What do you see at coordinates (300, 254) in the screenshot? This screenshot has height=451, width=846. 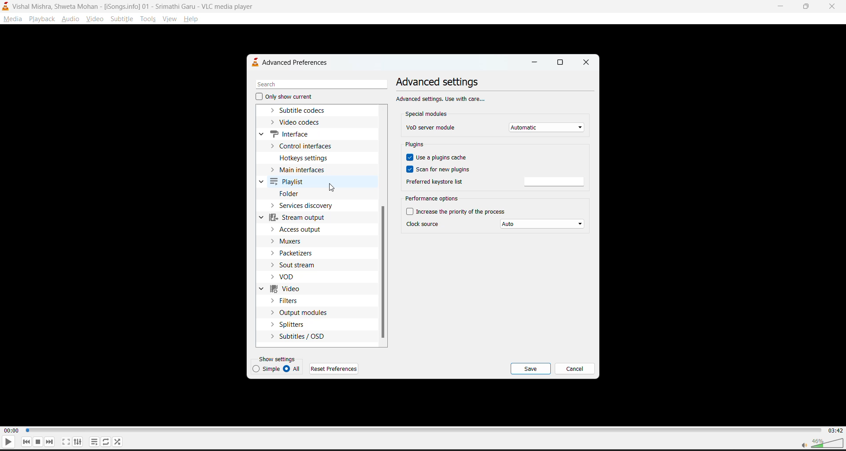 I see `packetizers` at bounding box center [300, 254].